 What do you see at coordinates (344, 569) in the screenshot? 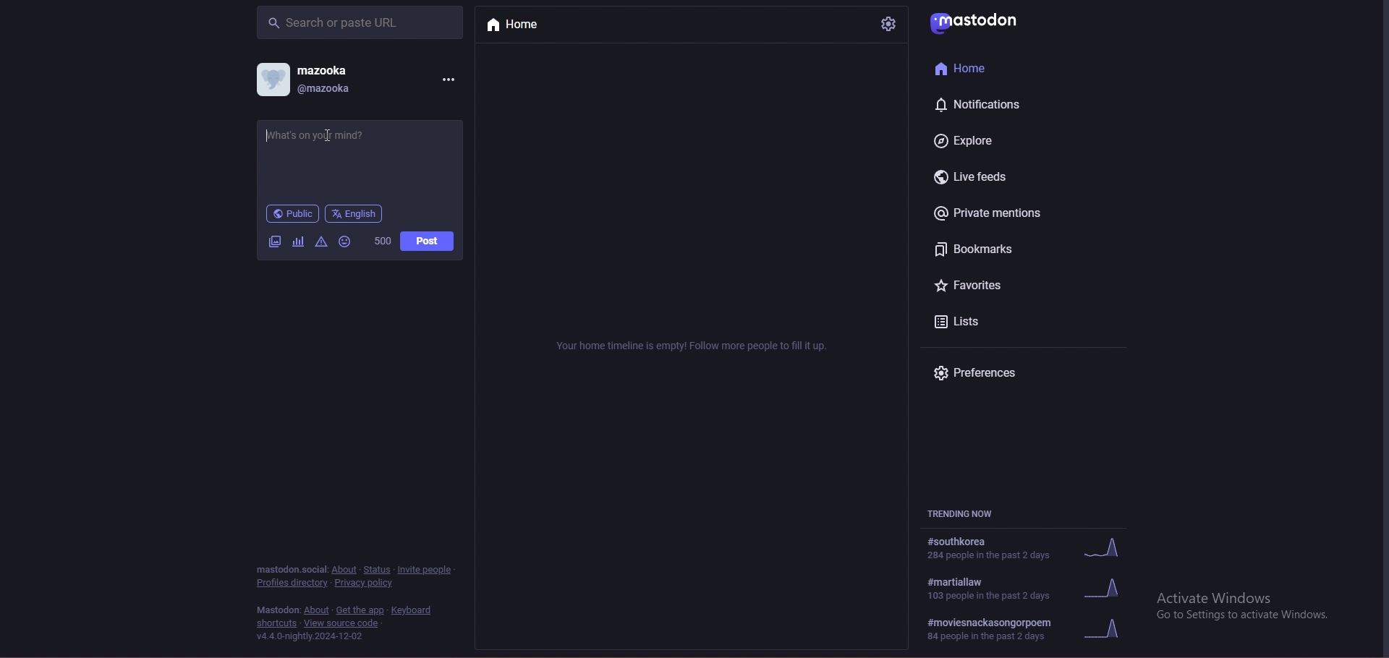
I see `about` at bounding box center [344, 569].